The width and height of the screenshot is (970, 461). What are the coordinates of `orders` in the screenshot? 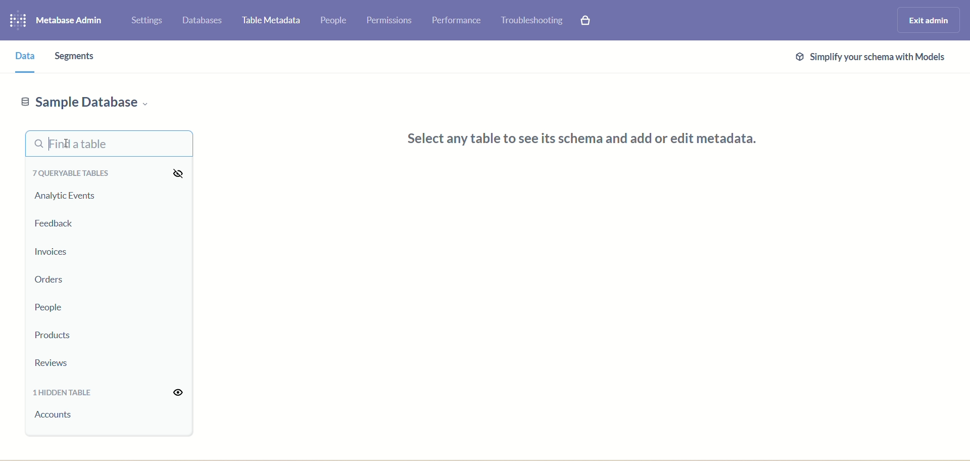 It's located at (49, 280).